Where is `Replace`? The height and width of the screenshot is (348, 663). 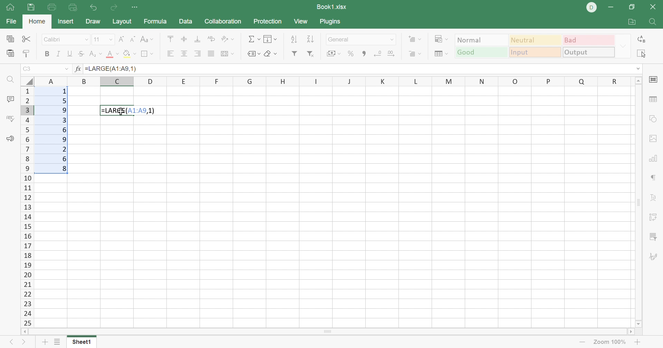 Replace is located at coordinates (642, 38).